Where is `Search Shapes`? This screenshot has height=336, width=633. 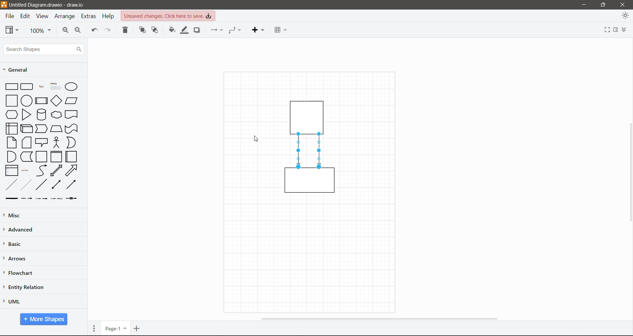
Search Shapes is located at coordinates (44, 49).